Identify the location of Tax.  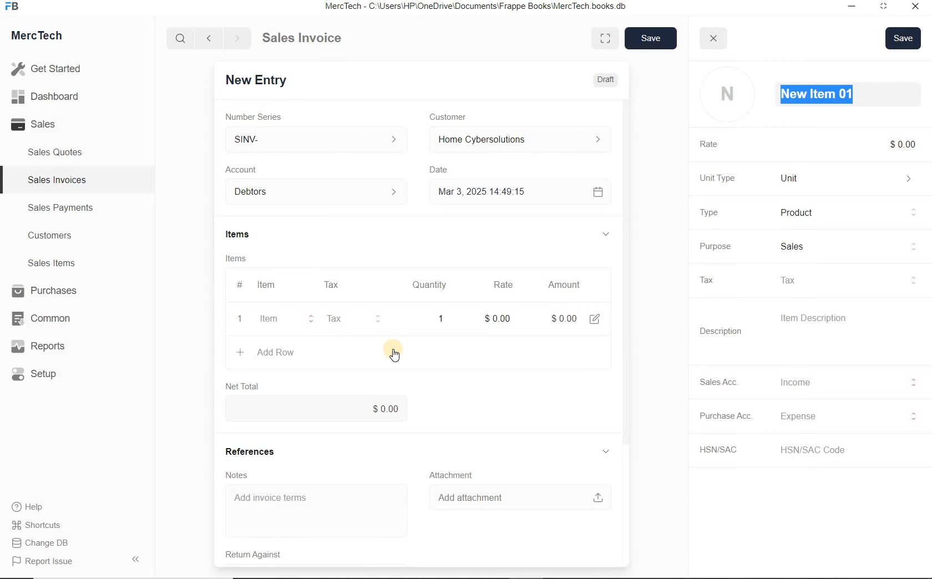
(711, 280).